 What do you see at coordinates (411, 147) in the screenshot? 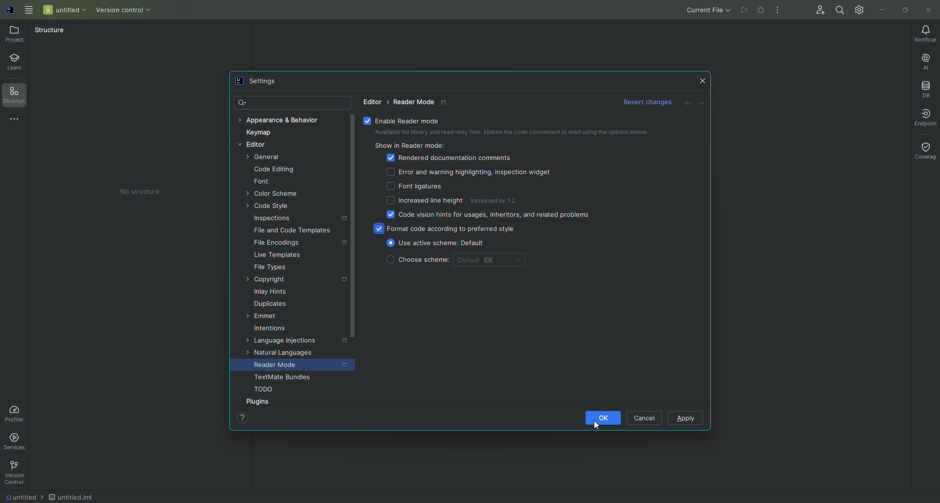
I see `Show in reader mode` at bounding box center [411, 147].